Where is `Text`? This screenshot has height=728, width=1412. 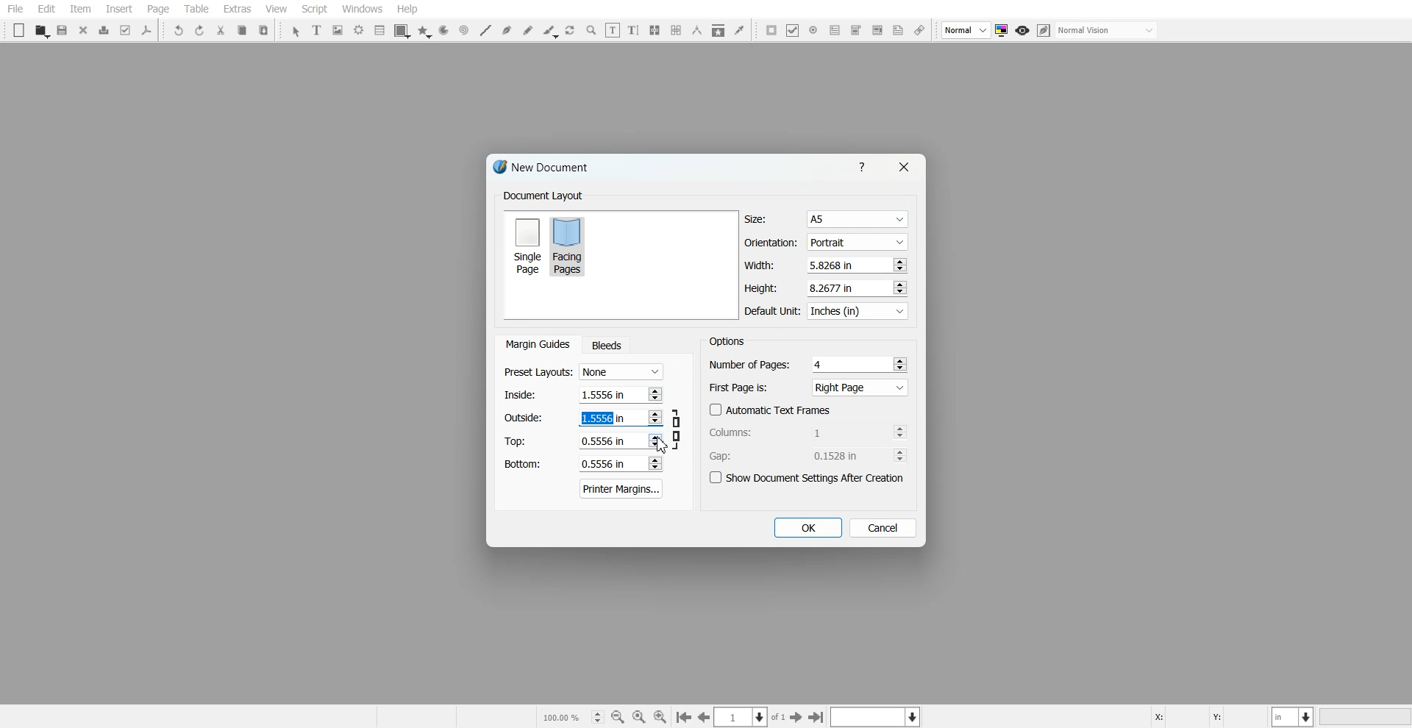
Text is located at coordinates (546, 169).